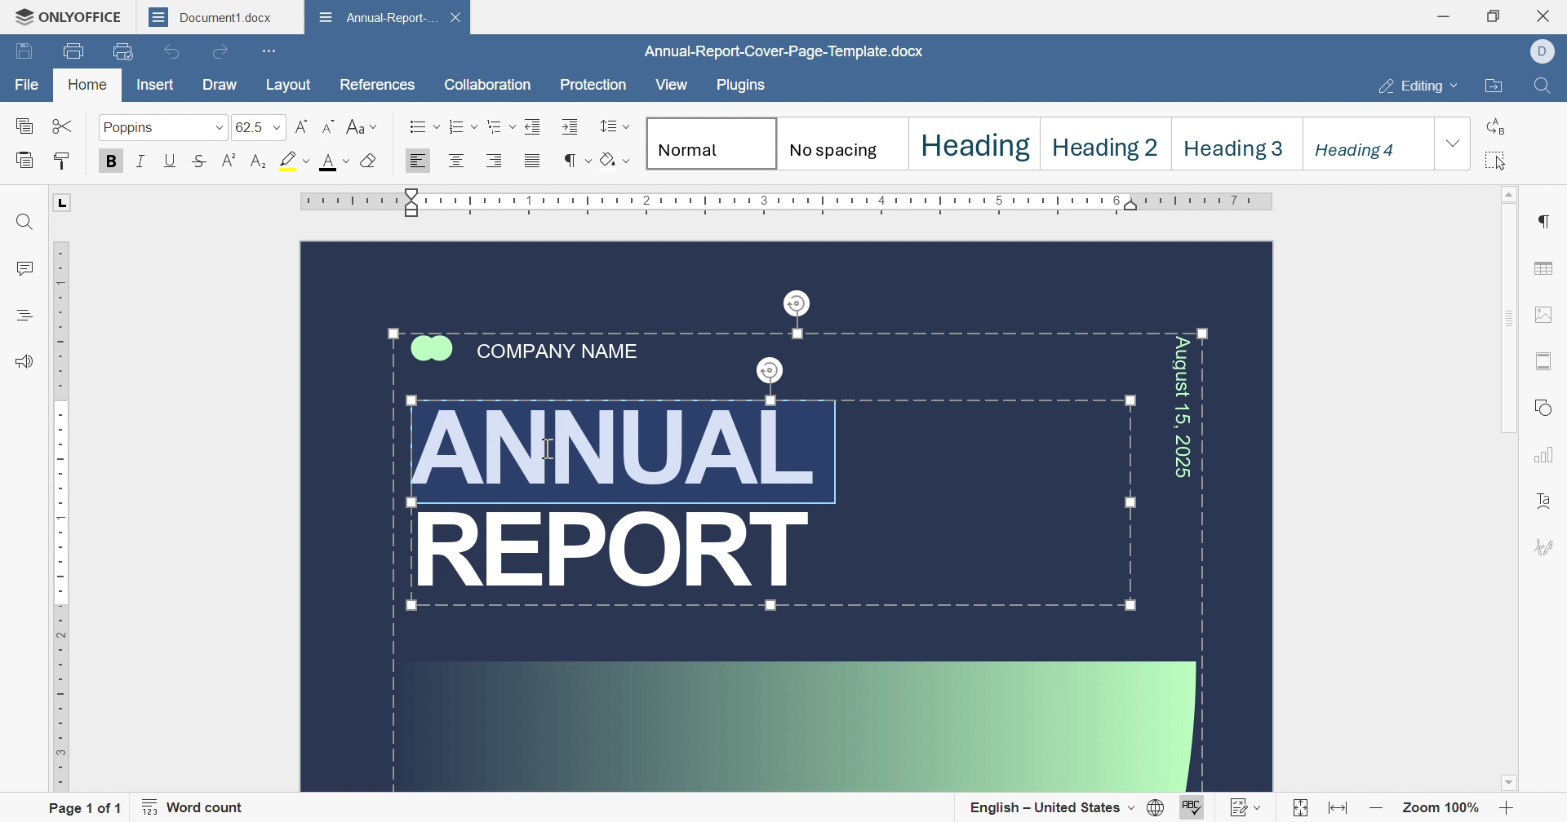 The width and height of the screenshot is (1567, 822). Describe the element at coordinates (1546, 456) in the screenshot. I see `chart settings` at that location.